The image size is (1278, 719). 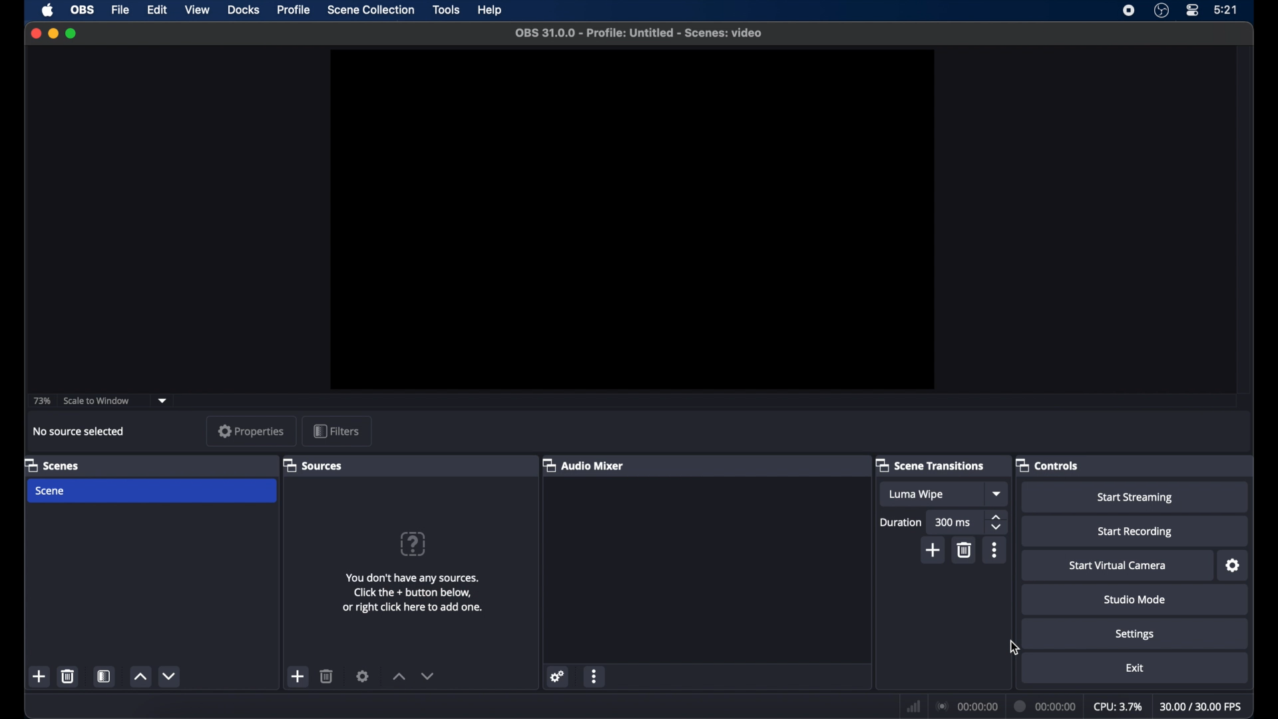 I want to click on duration, so click(x=1046, y=705).